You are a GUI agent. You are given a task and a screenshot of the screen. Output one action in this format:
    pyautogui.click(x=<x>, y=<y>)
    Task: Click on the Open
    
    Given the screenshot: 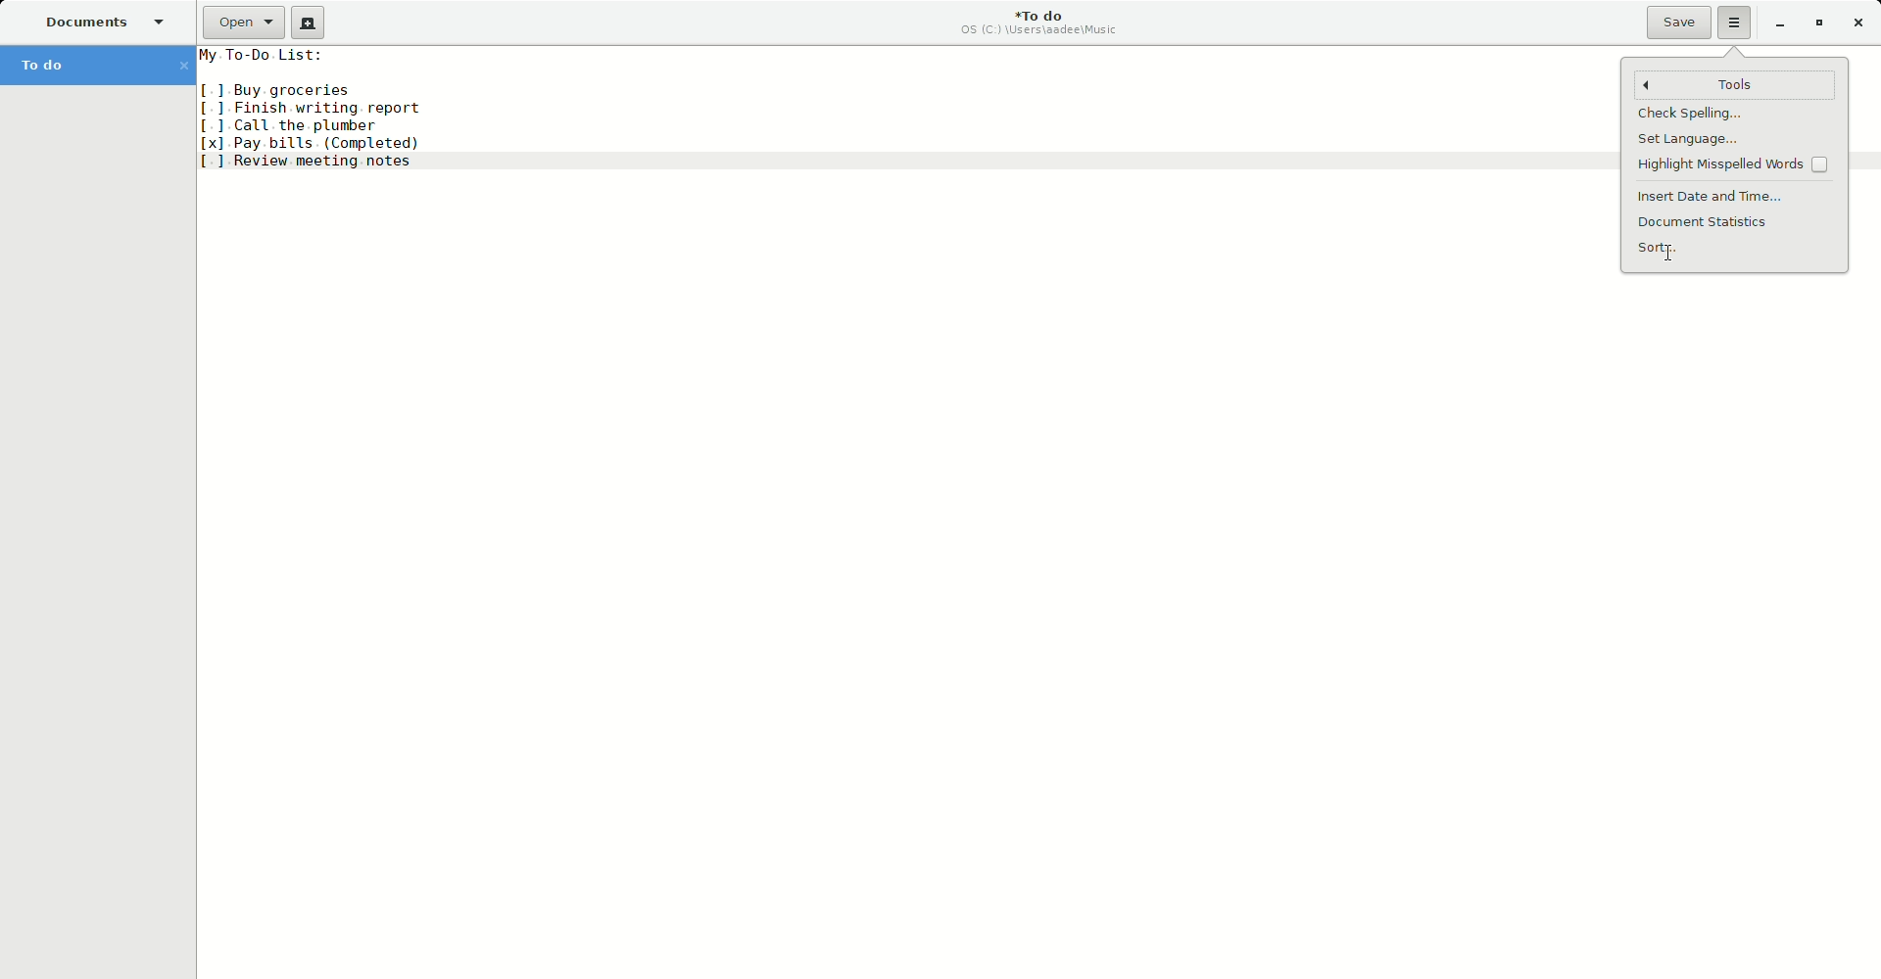 What is the action you would take?
    pyautogui.click(x=241, y=23)
    